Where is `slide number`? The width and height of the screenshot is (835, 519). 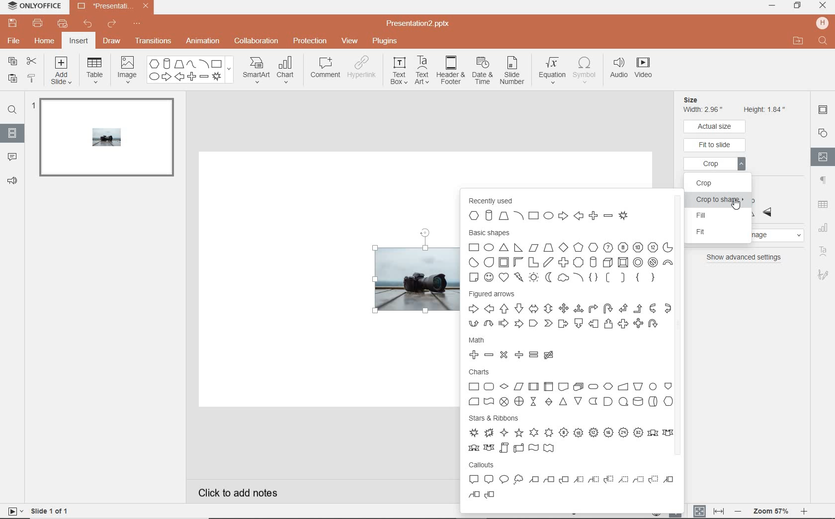
slide number is located at coordinates (514, 70).